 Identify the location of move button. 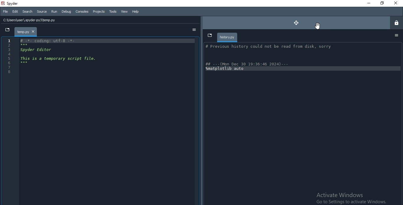
(295, 23).